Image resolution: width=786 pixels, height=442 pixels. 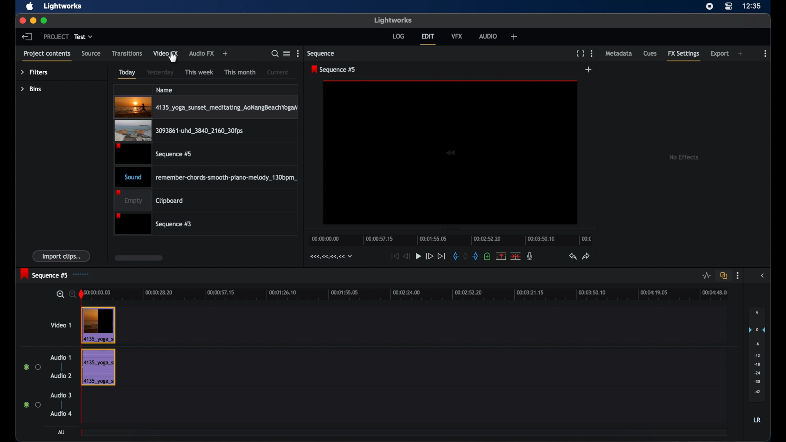 I want to click on export, so click(x=719, y=54).